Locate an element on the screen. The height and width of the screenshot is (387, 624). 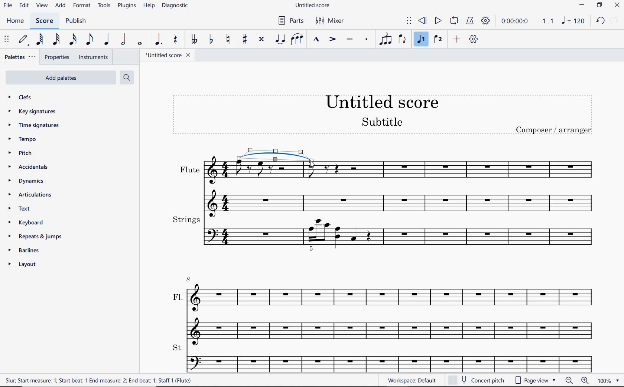
VOICE 1 is located at coordinates (422, 40).